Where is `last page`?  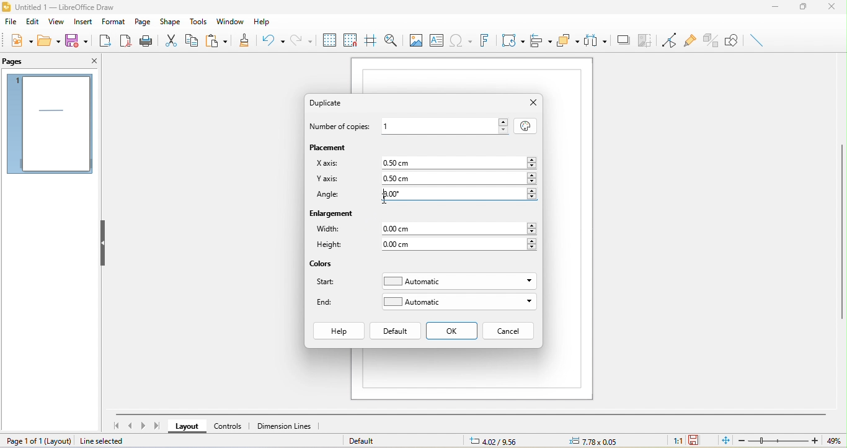 last page is located at coordinates (158, 426).